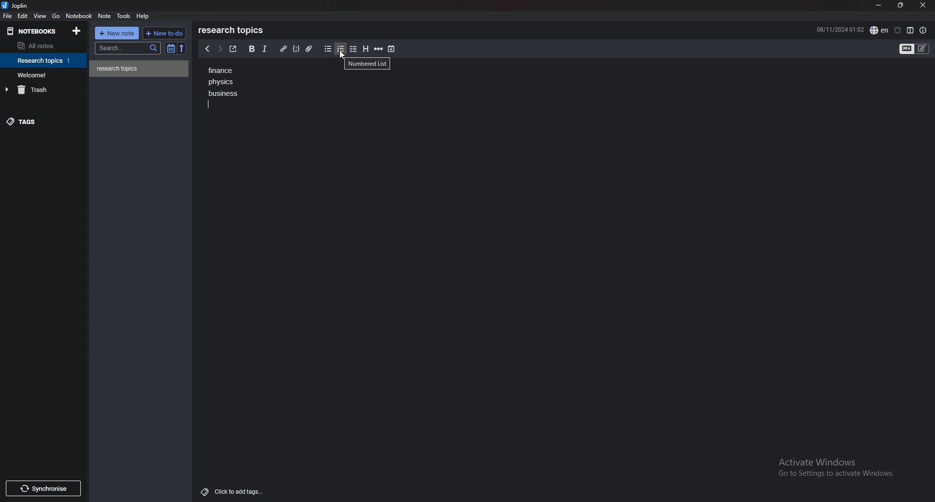  What do you see at coordinates (144, 16) in the screenshot?
I see `help` at bounding box center [144, 16].